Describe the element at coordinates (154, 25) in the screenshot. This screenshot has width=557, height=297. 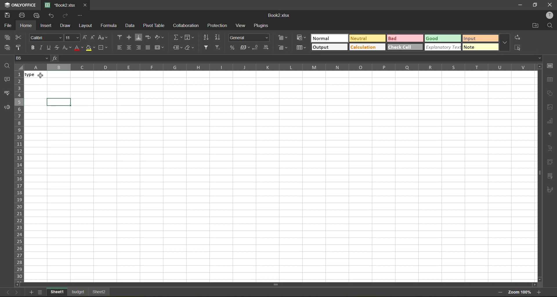
I see `pivot table` at that location.